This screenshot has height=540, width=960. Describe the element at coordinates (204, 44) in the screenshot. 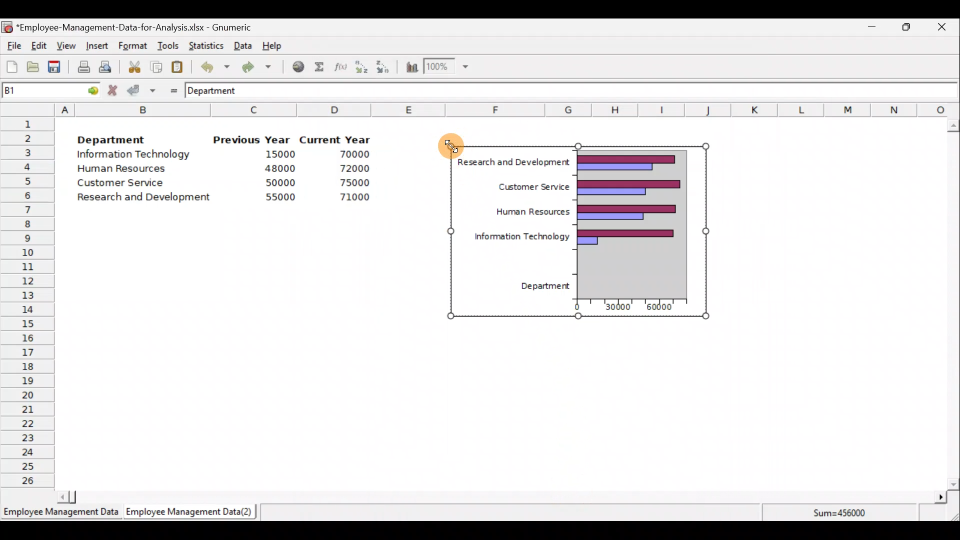

I see `Statistics` at that location.